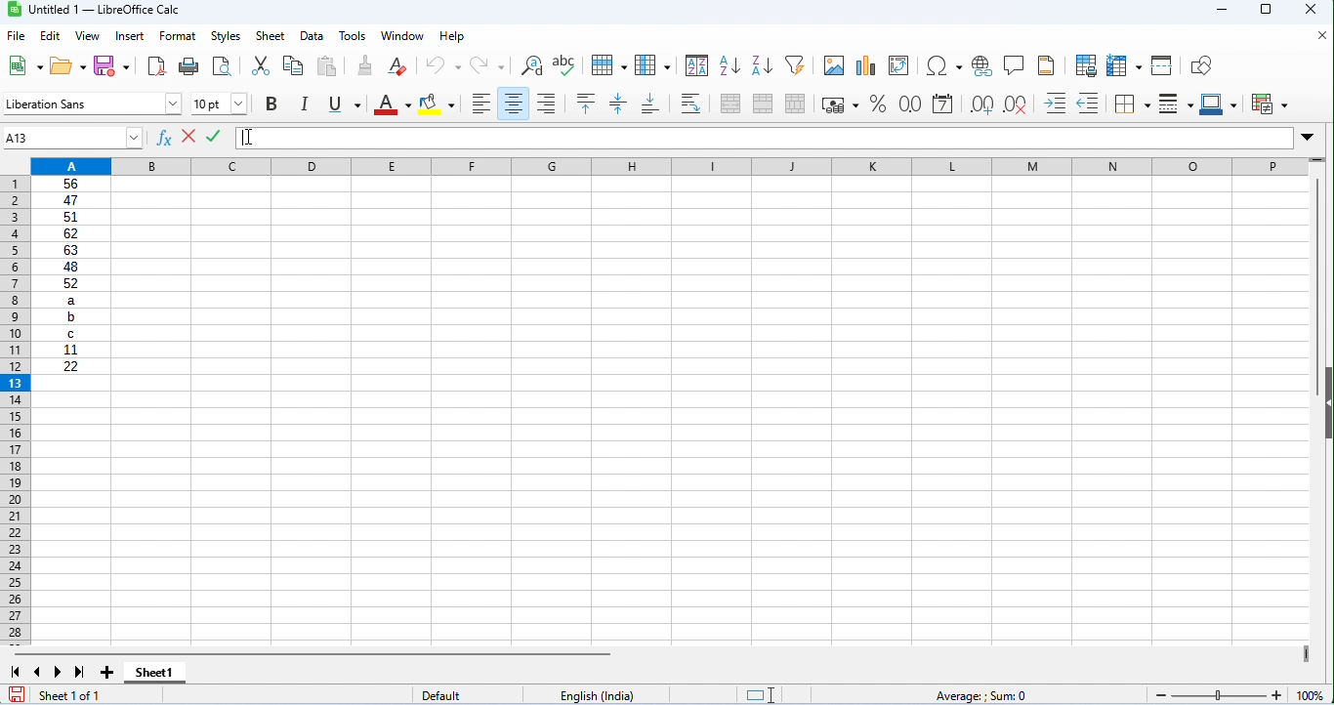 This screenshot has width=1334, height=705. I want to click on Cursor, so click(251, 137).